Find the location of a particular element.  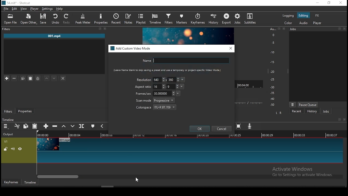

00:00:12 is located at coordinates (140, 135).